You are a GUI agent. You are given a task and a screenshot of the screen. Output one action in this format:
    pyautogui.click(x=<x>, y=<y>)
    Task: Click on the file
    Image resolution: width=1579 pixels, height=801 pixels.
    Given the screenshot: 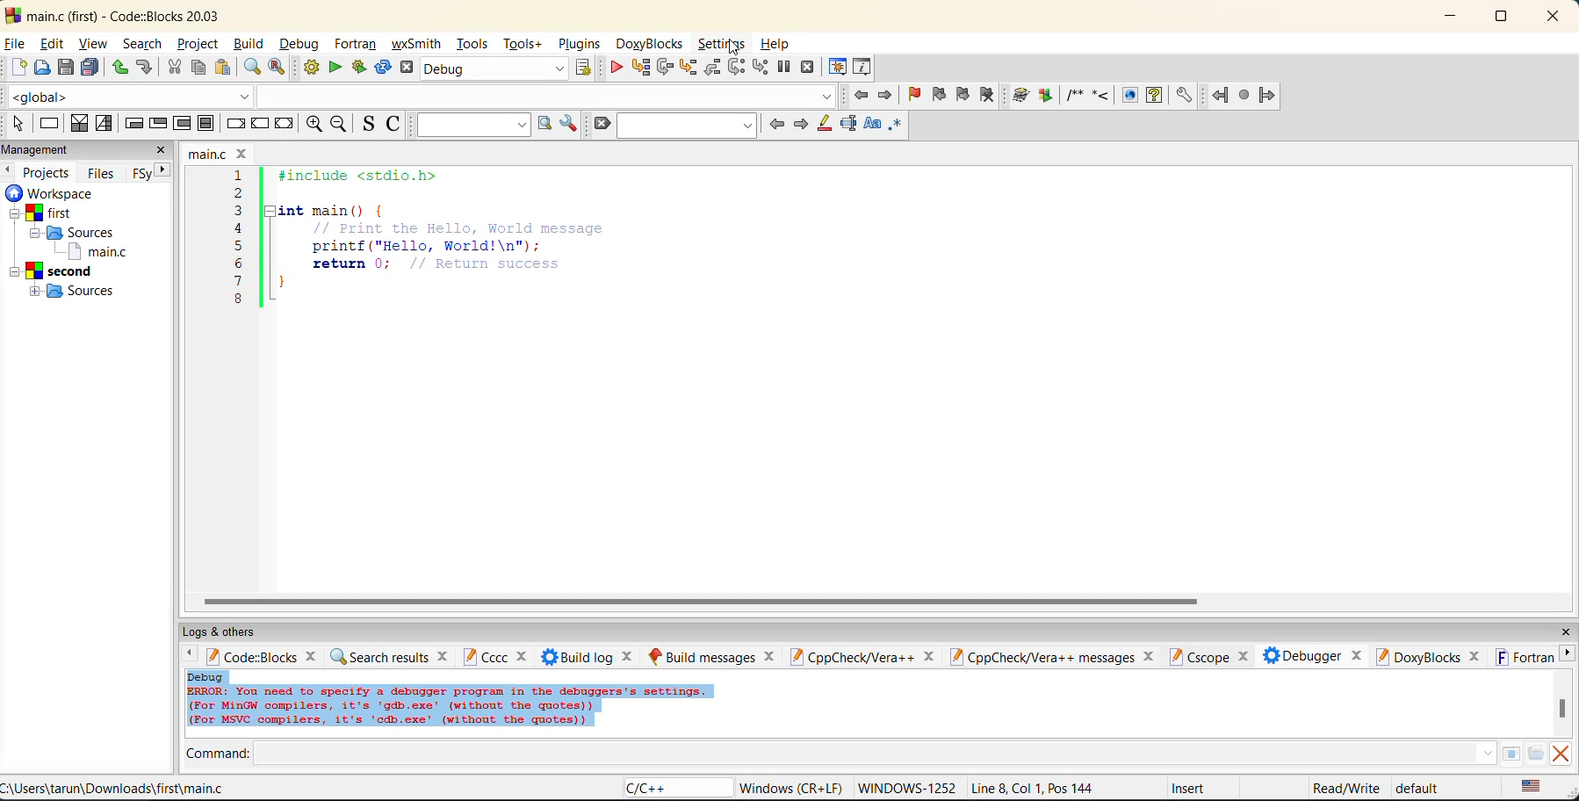 What is the action you would take?
    pyautogui.click(x=16, y=44)
    